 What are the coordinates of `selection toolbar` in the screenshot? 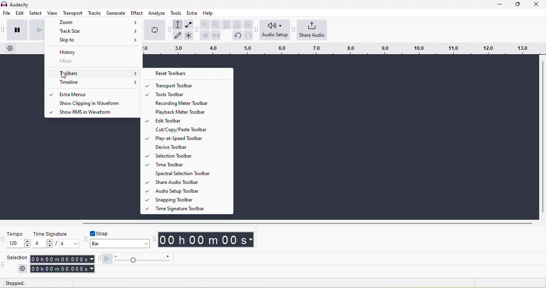 It's located at (3, 266).